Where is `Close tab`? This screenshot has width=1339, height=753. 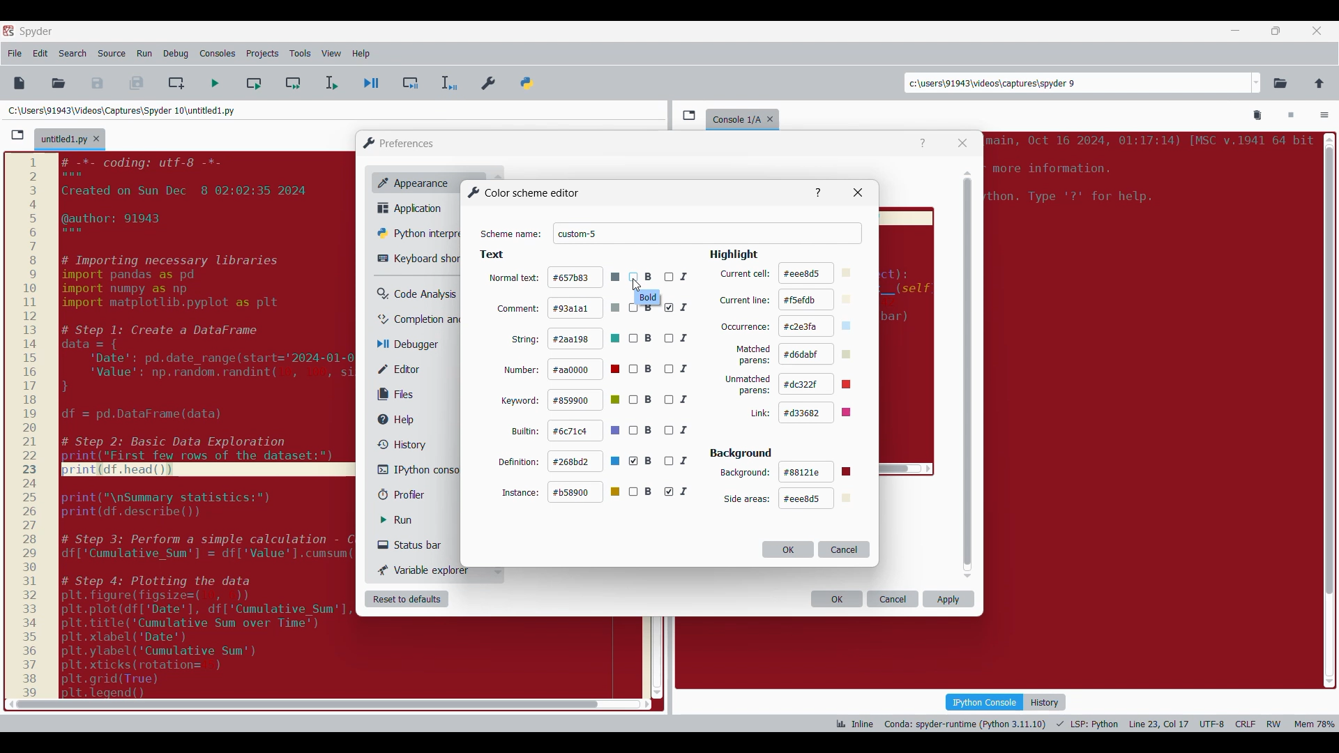 Close tab is located at coordinates (1317, 31).